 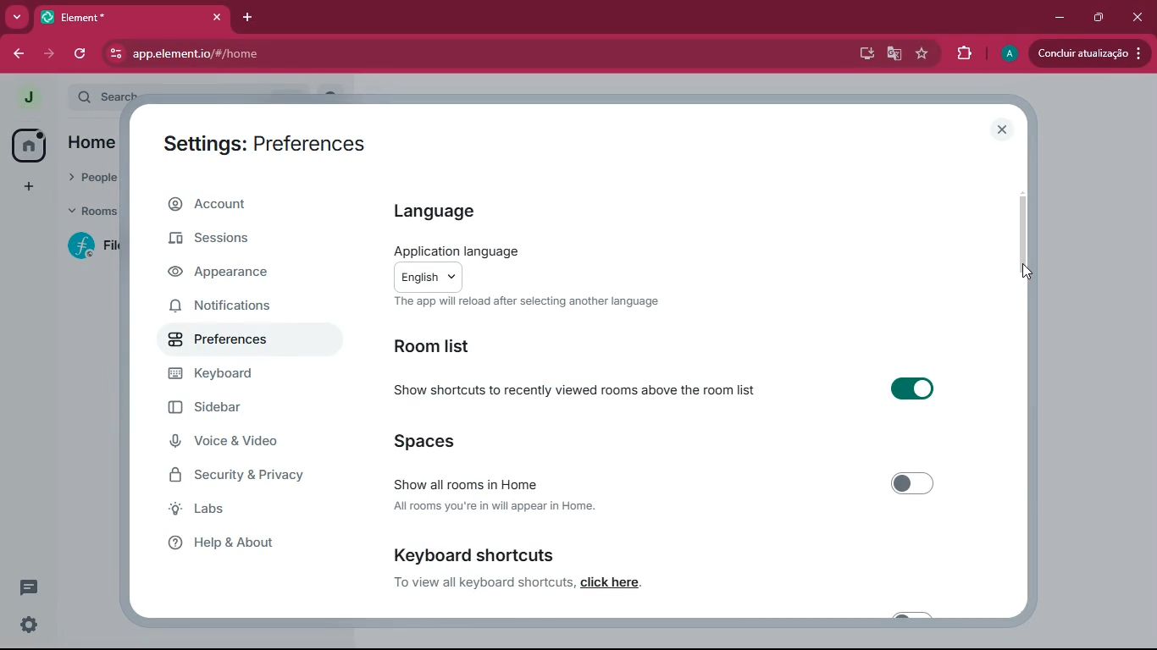 I want to click on scroll bar, so click(x=1027, y=241).